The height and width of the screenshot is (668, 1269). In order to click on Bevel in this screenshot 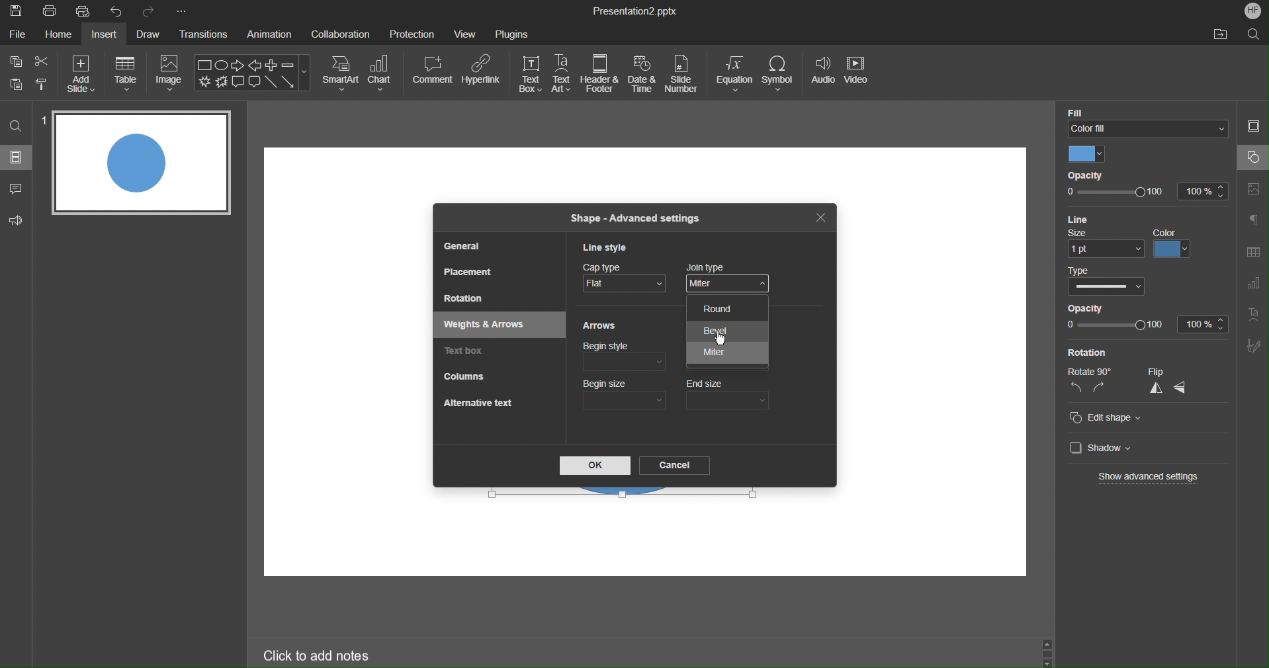, I will do `click(726, 330)`.